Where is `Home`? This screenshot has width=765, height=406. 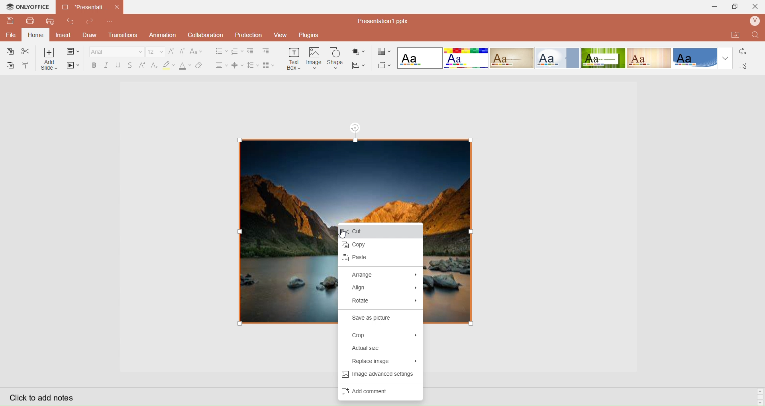
Home is located at coordinates (36, 35).